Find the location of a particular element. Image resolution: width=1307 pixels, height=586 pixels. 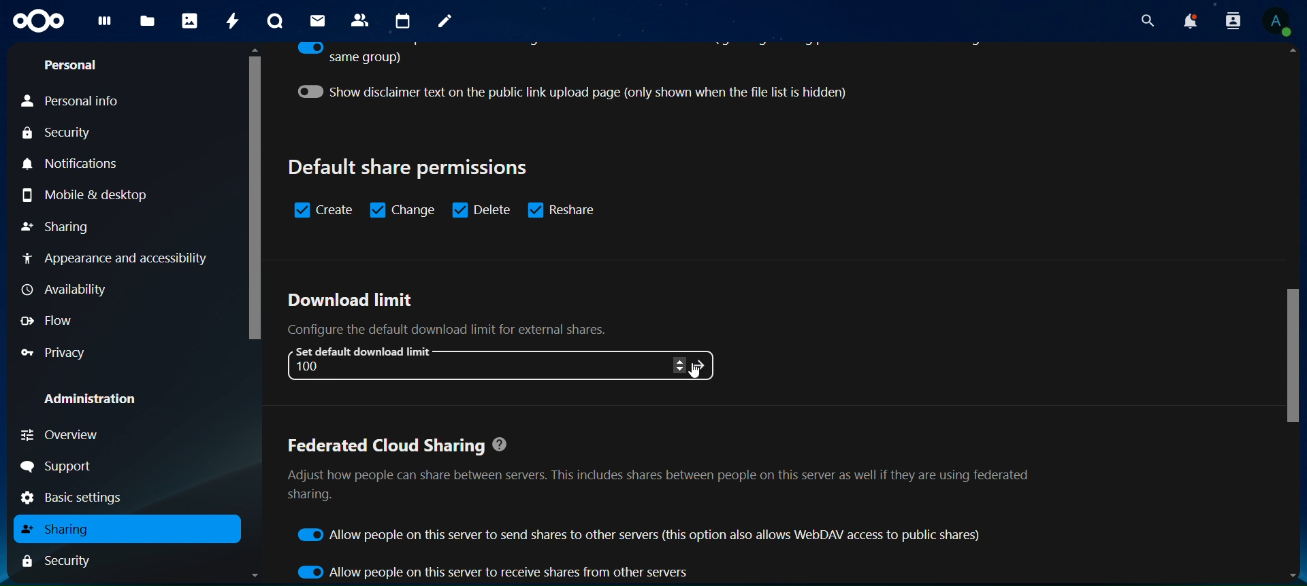

sharing is located at coordinates (58, 228).